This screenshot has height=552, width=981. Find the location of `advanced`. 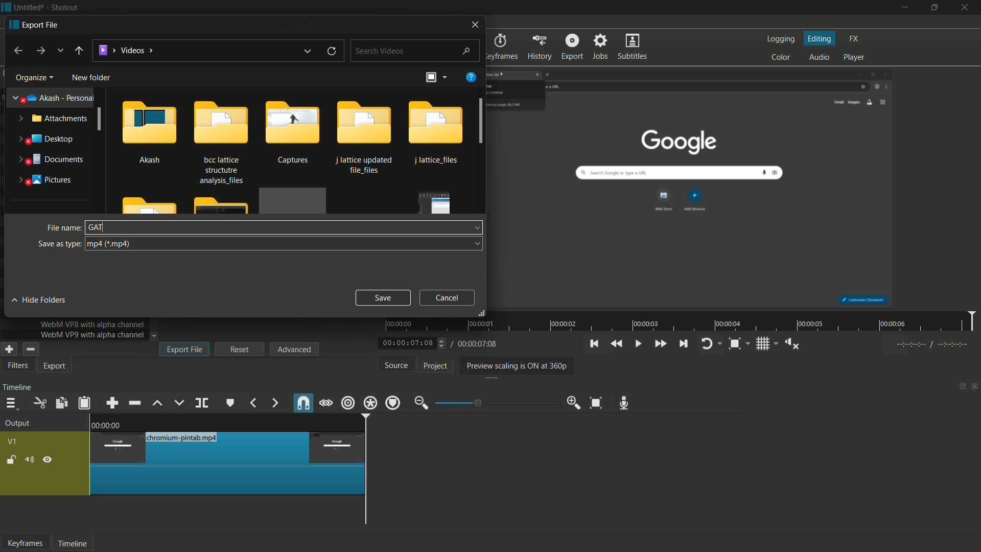

advanced is located at coordinates (294, 349).